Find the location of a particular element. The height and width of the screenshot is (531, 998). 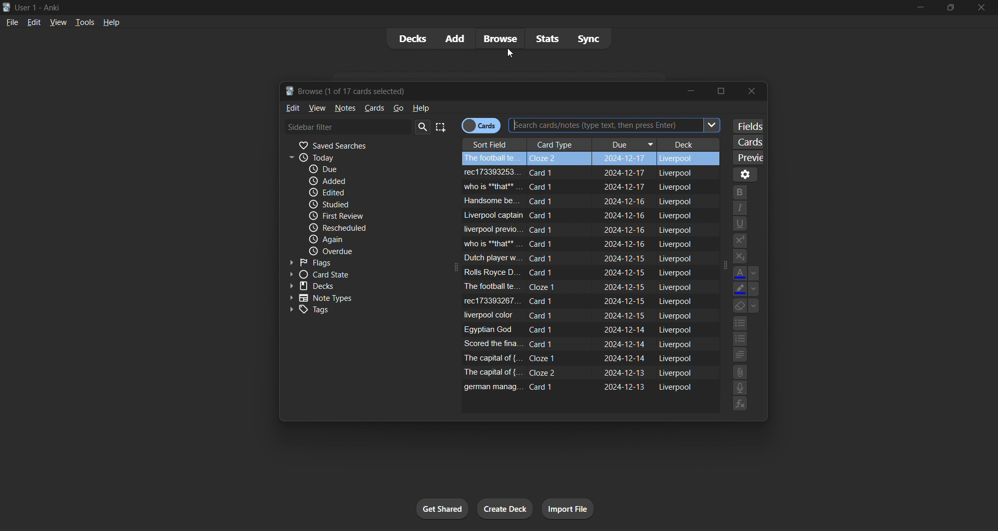

sync is located at coordinates (592, 38).